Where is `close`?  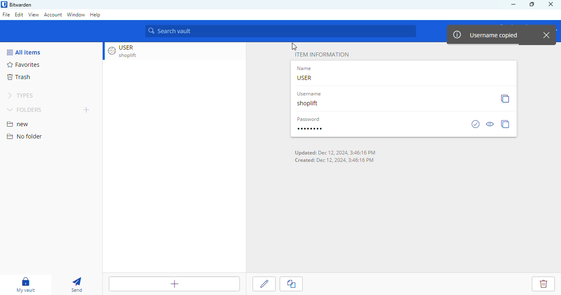 close is located at coordinates (548, 36).